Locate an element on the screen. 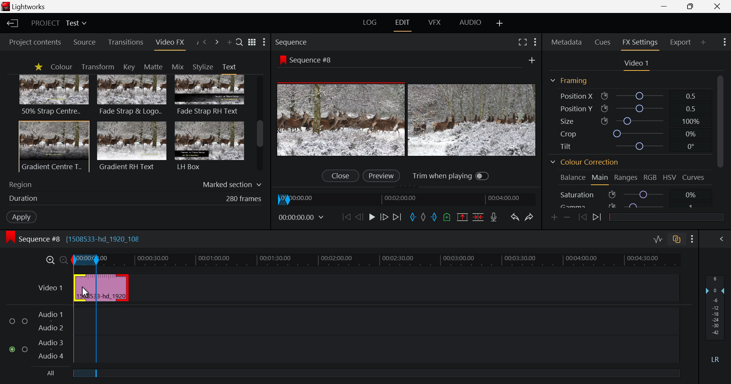  remove keyframe is located at coordinates (567, 217).